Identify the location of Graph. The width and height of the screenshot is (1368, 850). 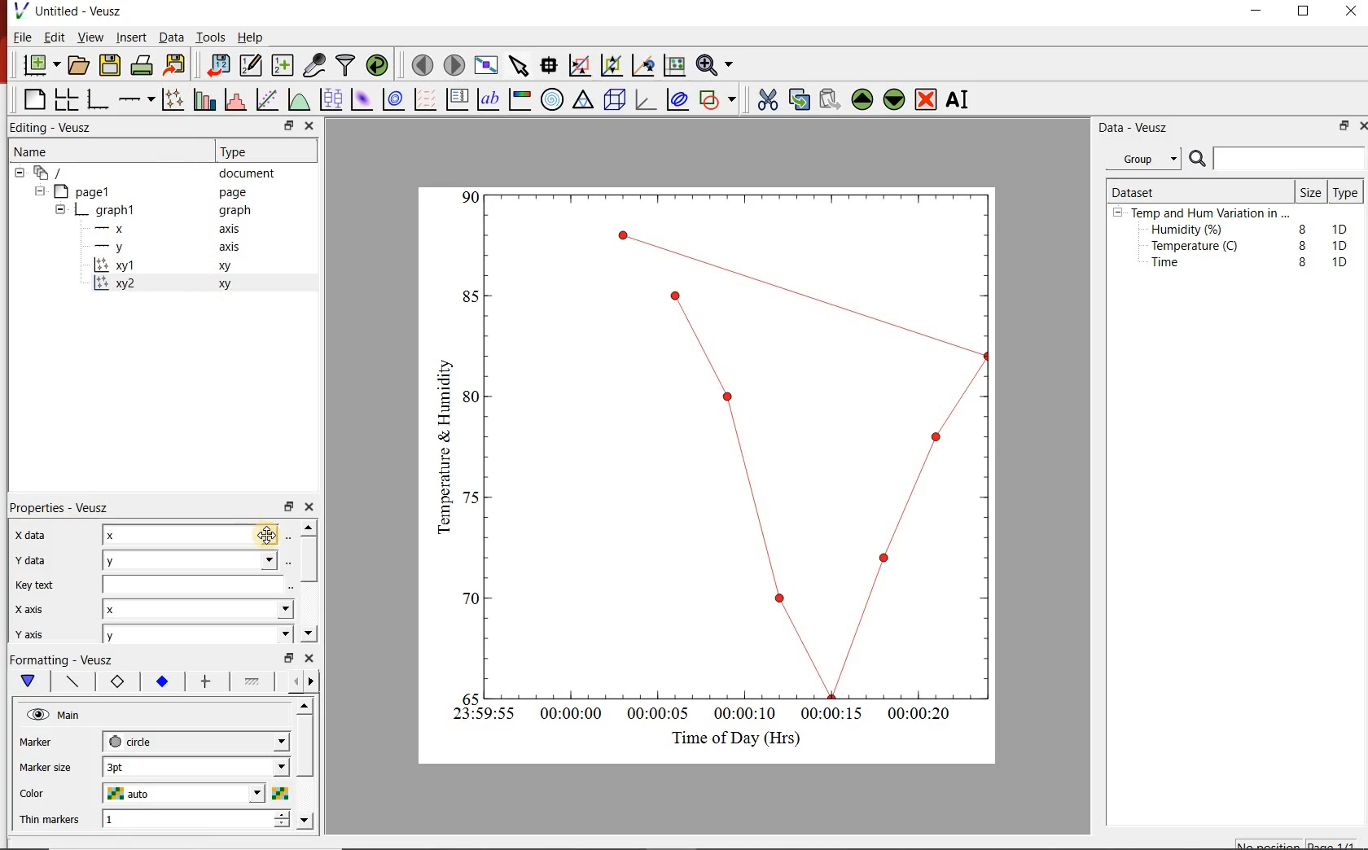
(743, 442).